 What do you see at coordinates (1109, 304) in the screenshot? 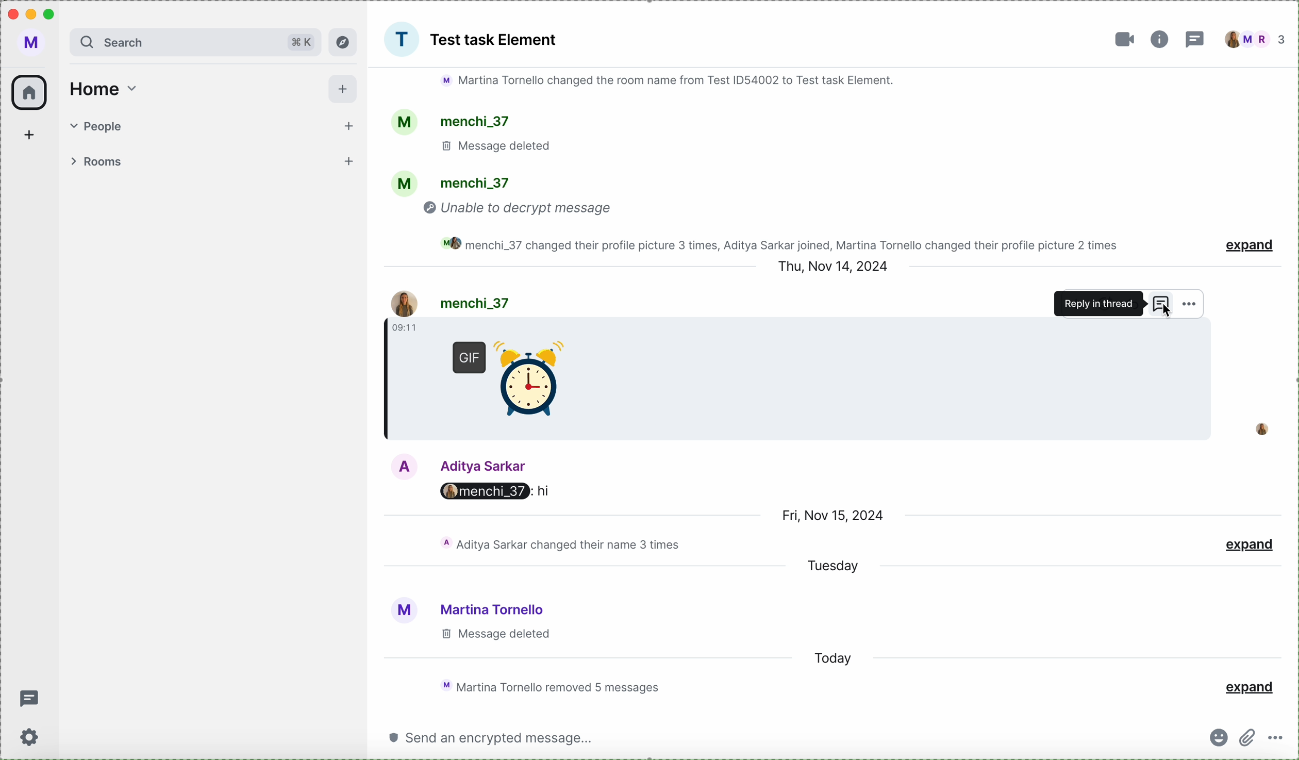
I see `click on reply in thread` at bounding box center [1109, 304].